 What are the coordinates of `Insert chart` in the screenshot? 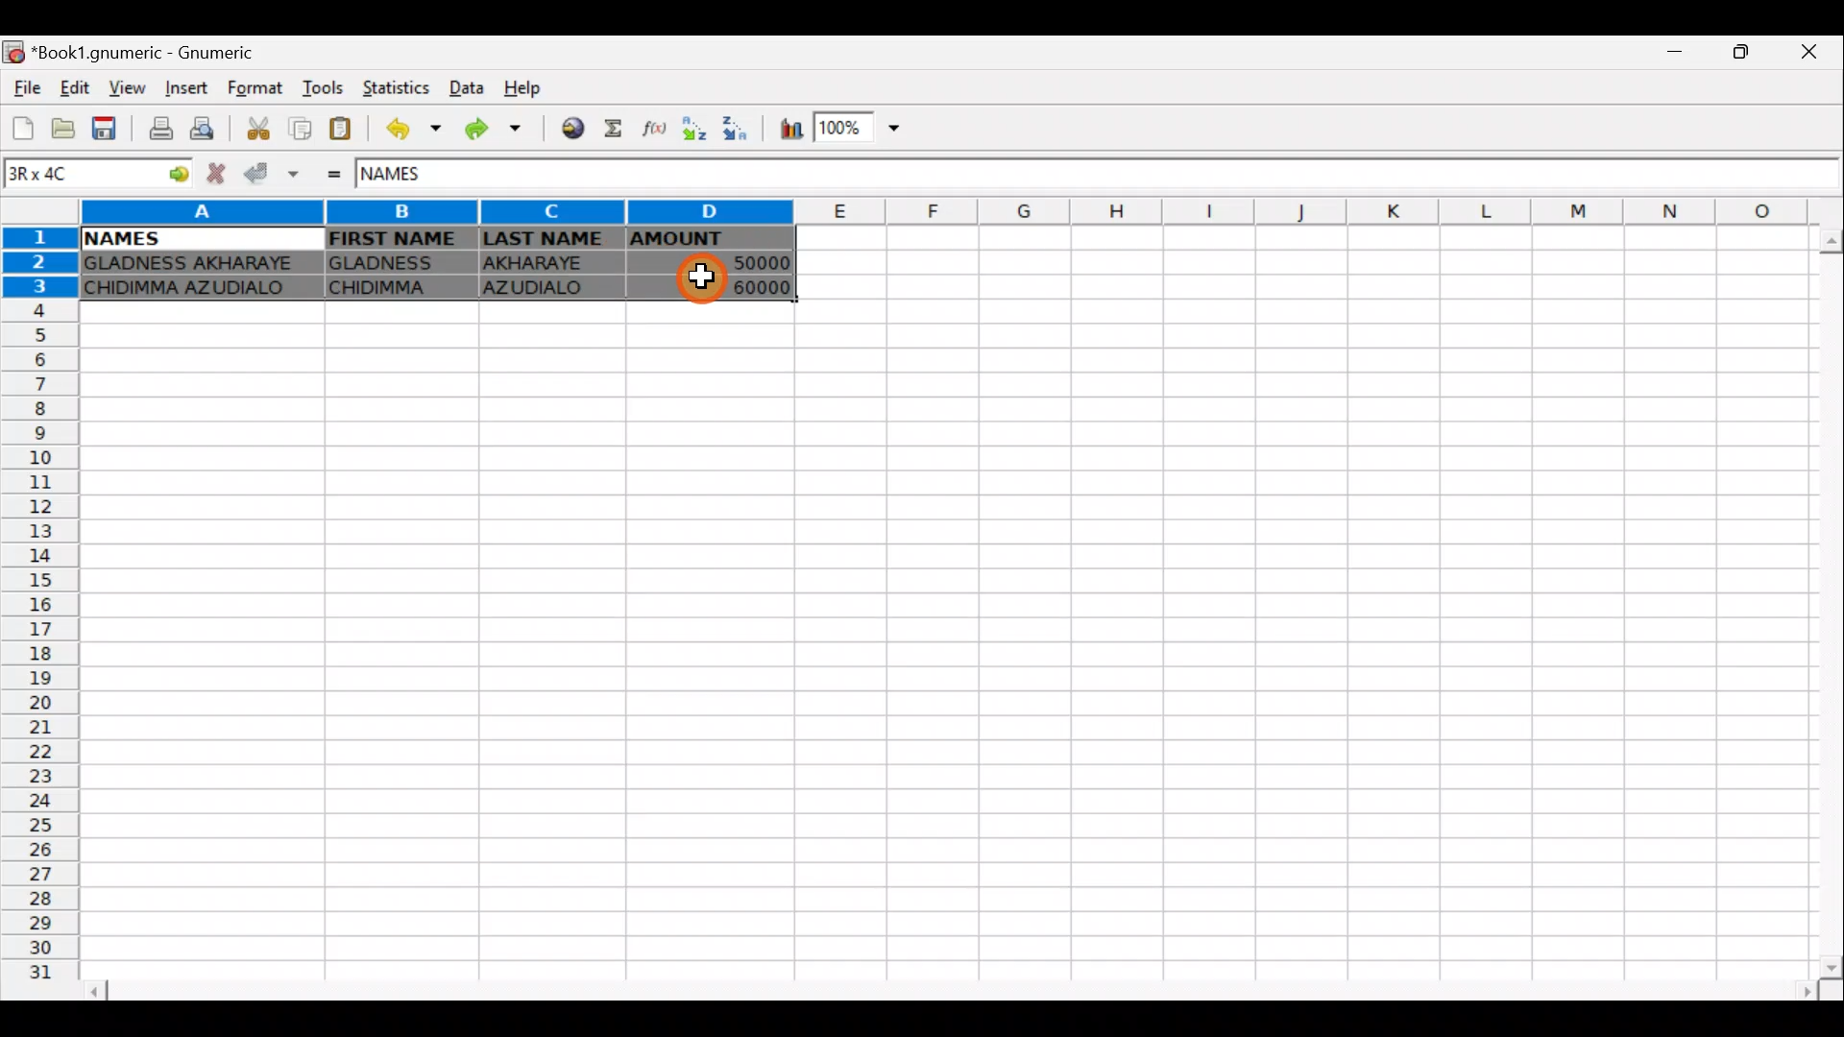 It's located at (790, 129).